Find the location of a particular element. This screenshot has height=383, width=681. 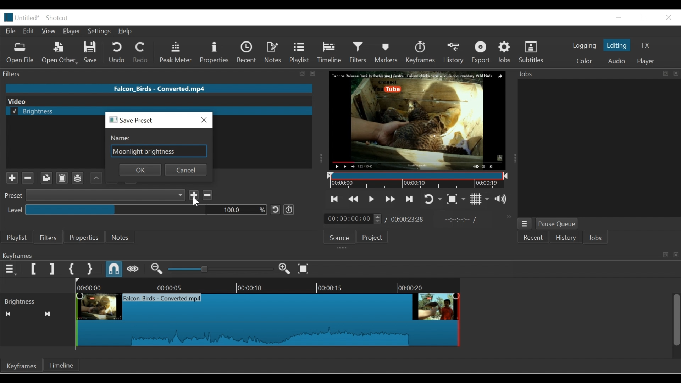

Timeline is located at coordinates (416, 180).